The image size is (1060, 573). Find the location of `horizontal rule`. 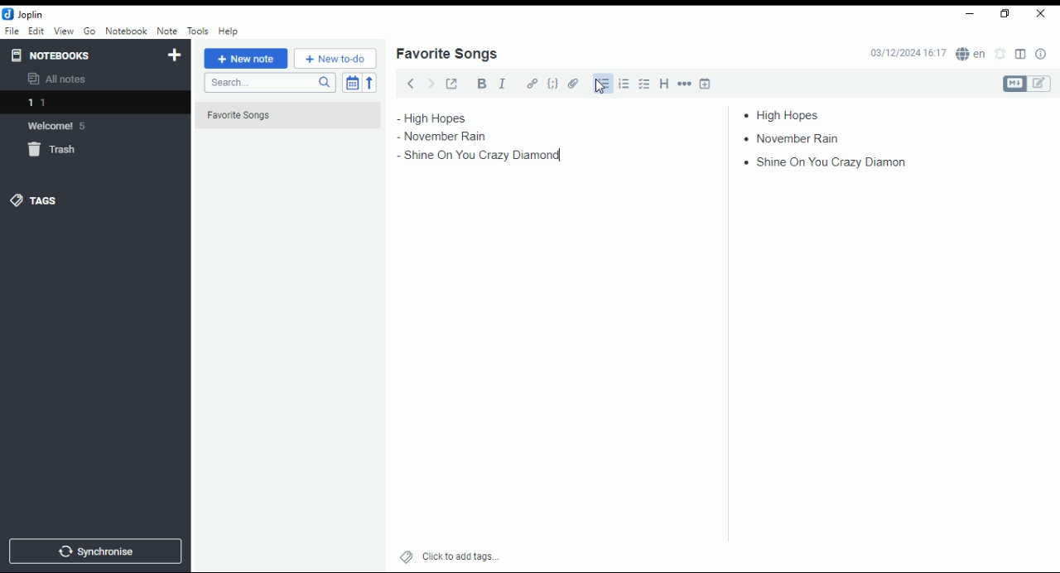

horizontal rule is located at coordinates (686, 83).